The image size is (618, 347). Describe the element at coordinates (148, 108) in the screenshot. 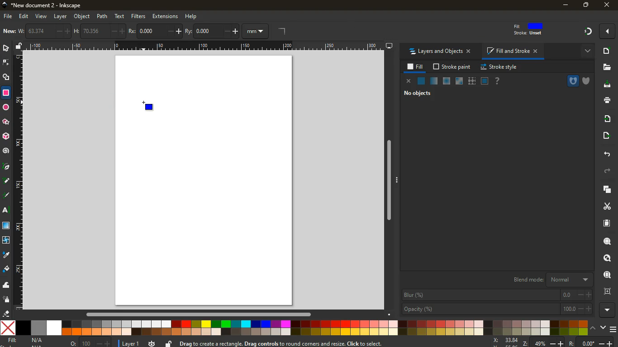

I see `retangle` at that location.